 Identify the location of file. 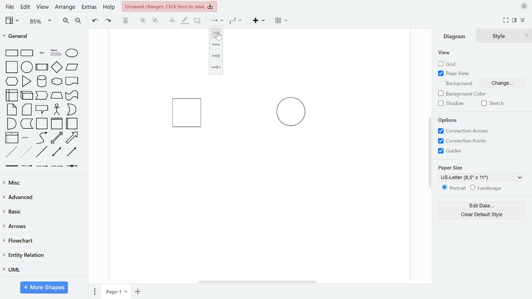
(11, 7).